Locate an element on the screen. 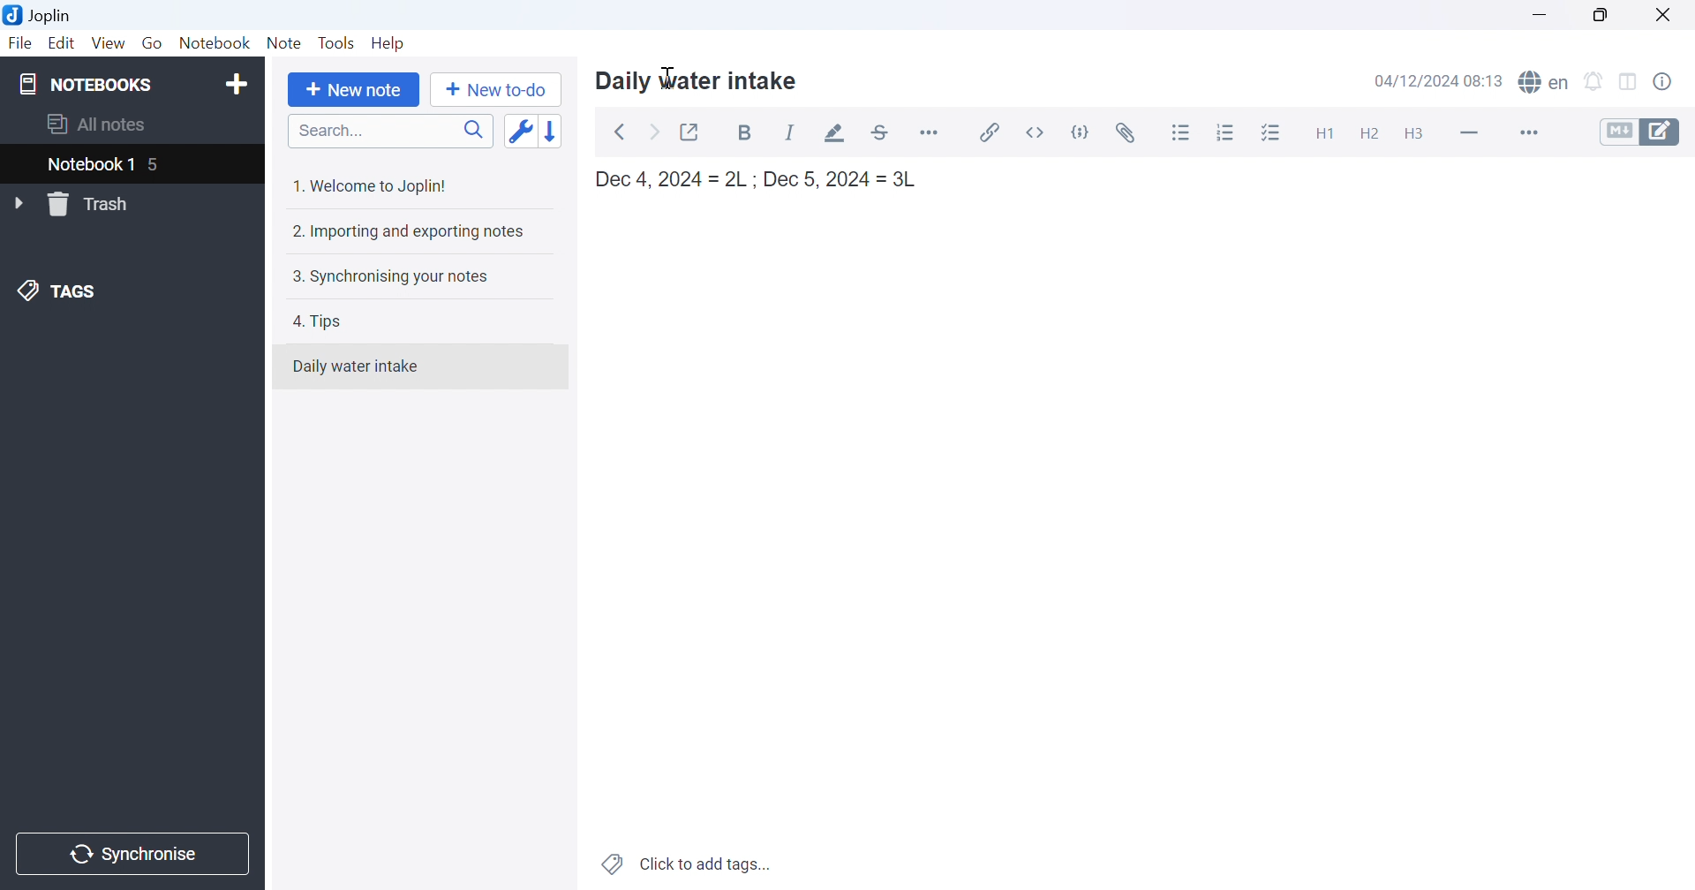 The height and width of the screenshot is (890, 1695). Attach file is located at coordinates (1126, 132).